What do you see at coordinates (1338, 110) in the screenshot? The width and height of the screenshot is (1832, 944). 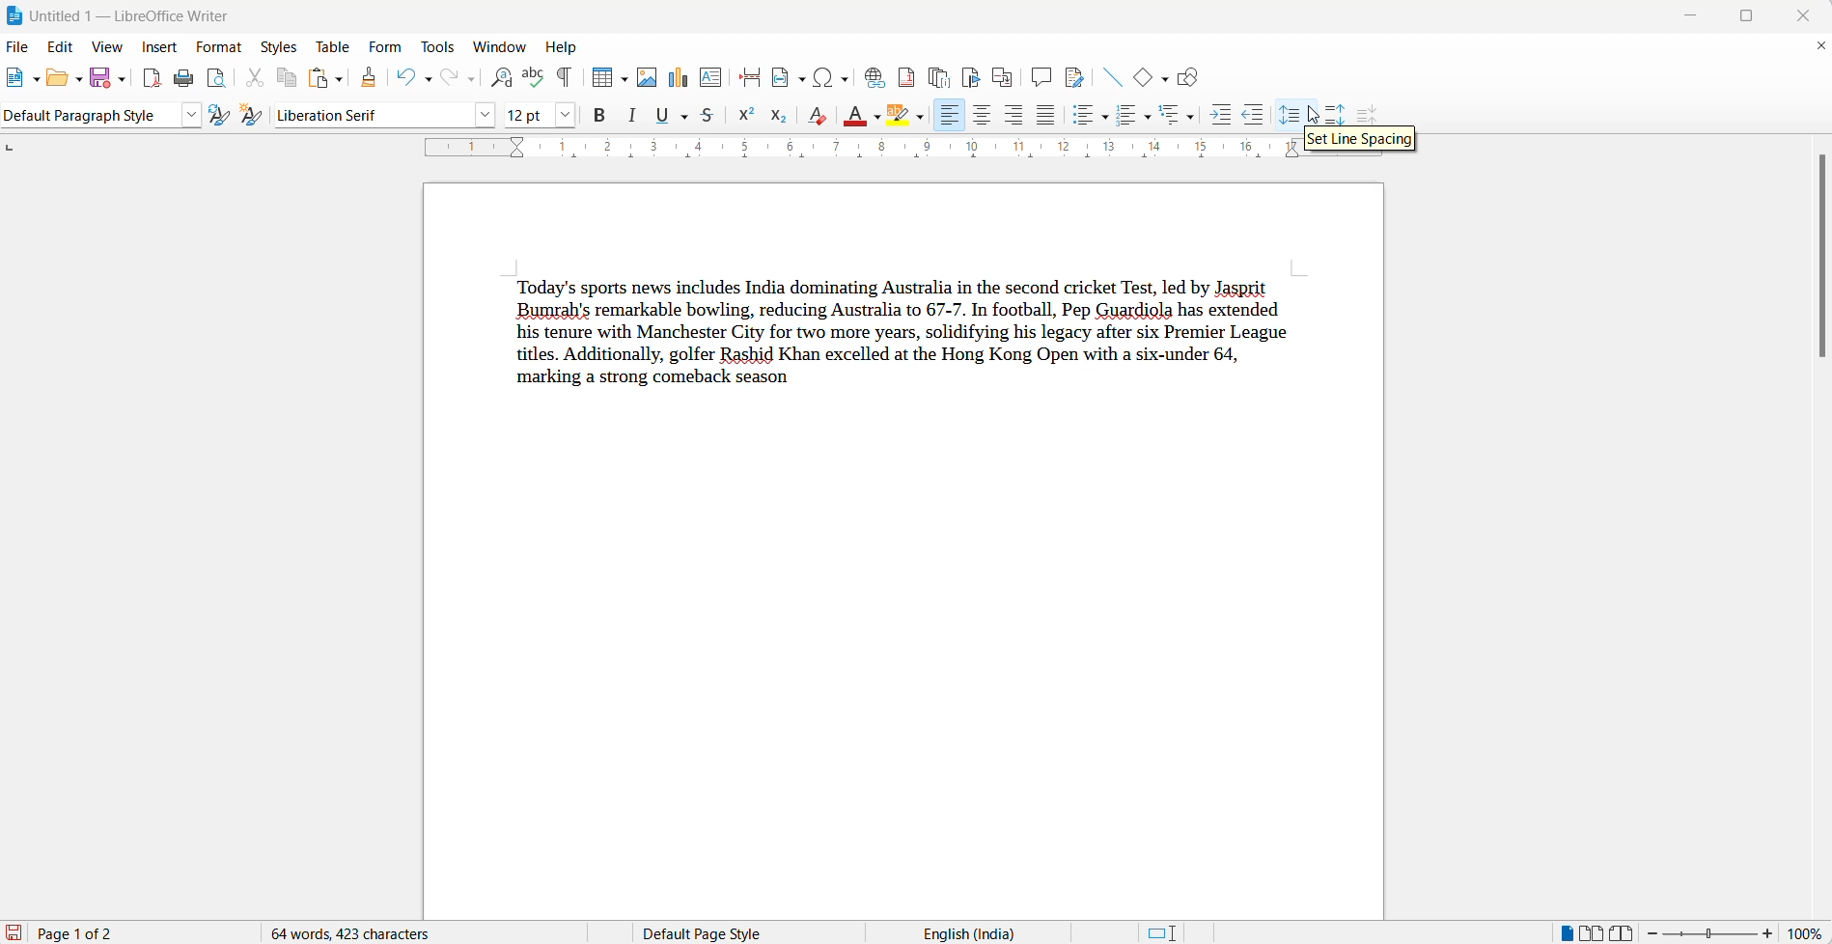 I see `increase paragraph spacing` at bounding box center [1338, 110].